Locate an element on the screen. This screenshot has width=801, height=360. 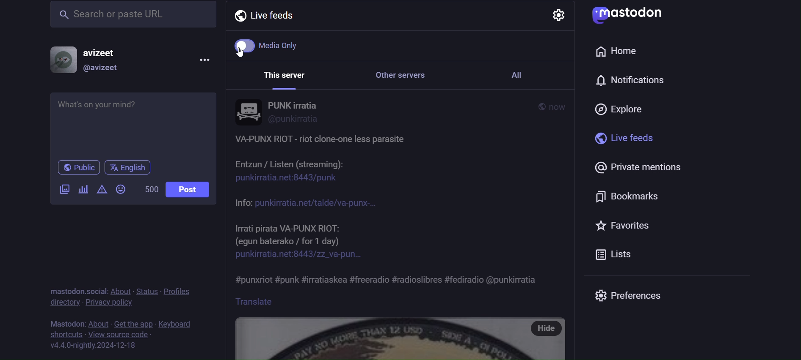
shortcuts is located at coordinates (63, 335).